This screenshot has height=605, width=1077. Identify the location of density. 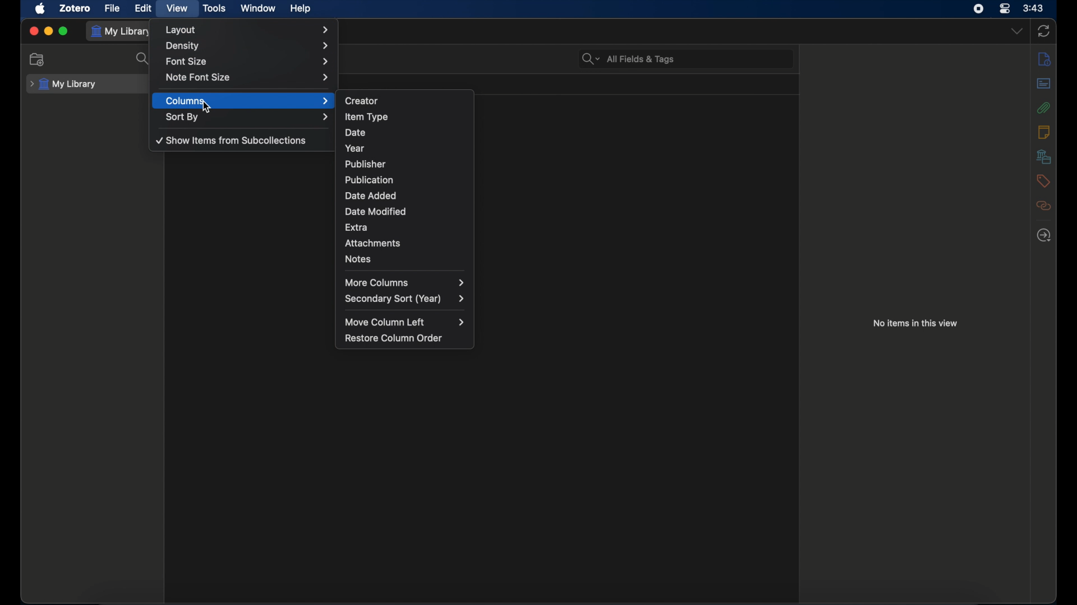
(248, 46).